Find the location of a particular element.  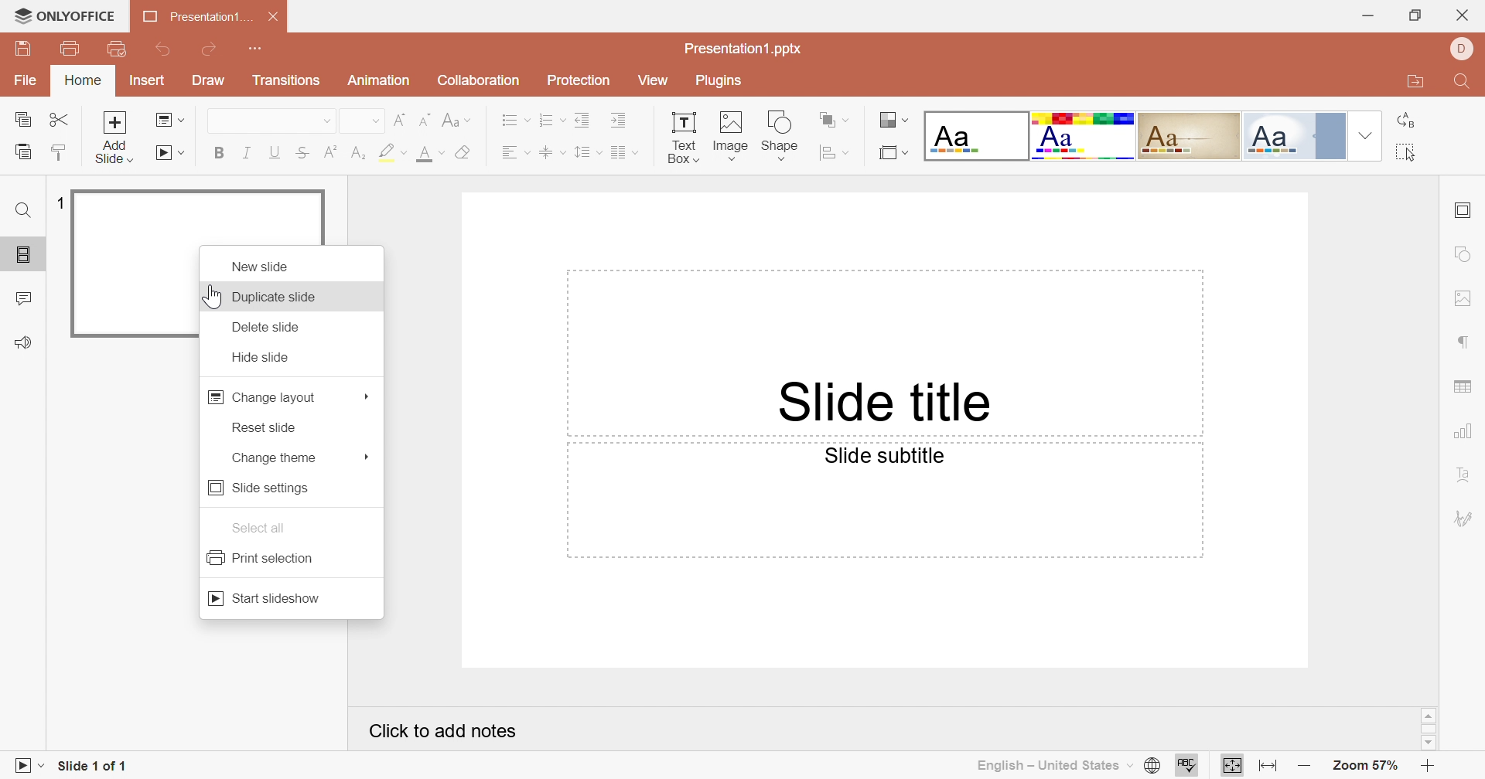

Align Left is located at coordinates (517, 148).